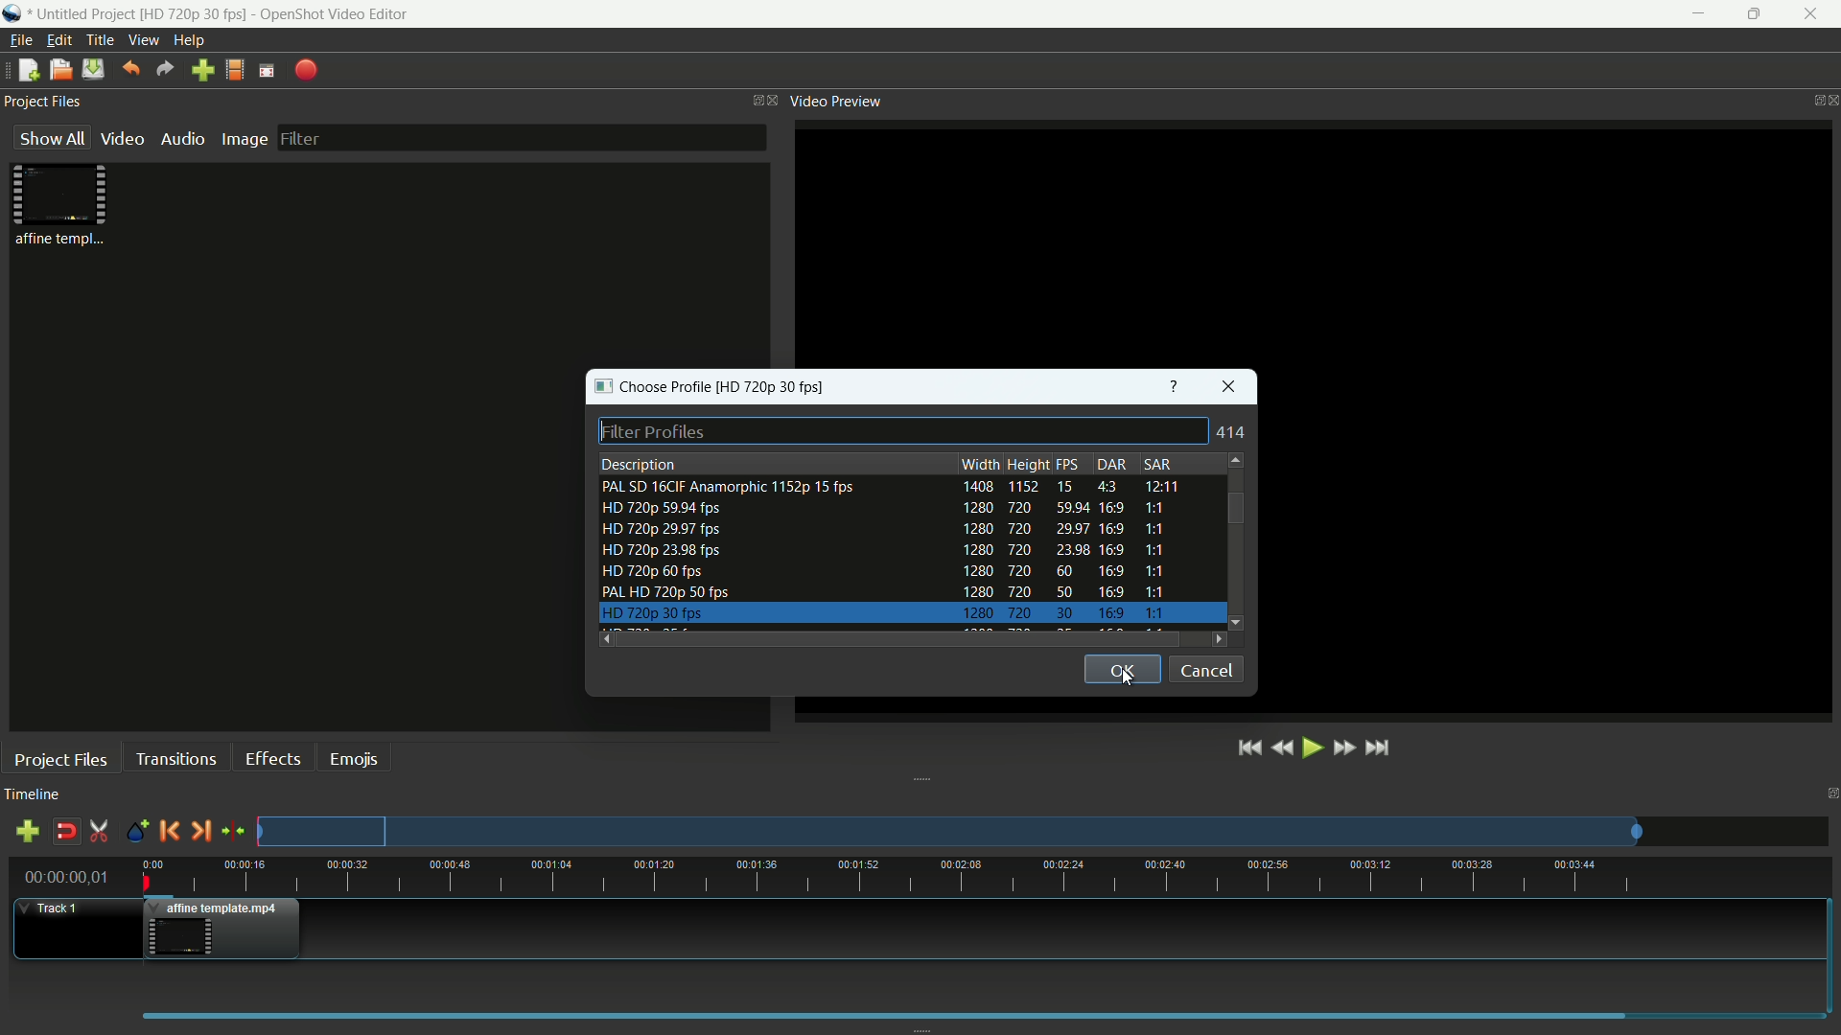 This screenshot has height=1035, width=1841. Describe the element at coordinates (92, 69) in the screenshot. I see `save files` at that location.